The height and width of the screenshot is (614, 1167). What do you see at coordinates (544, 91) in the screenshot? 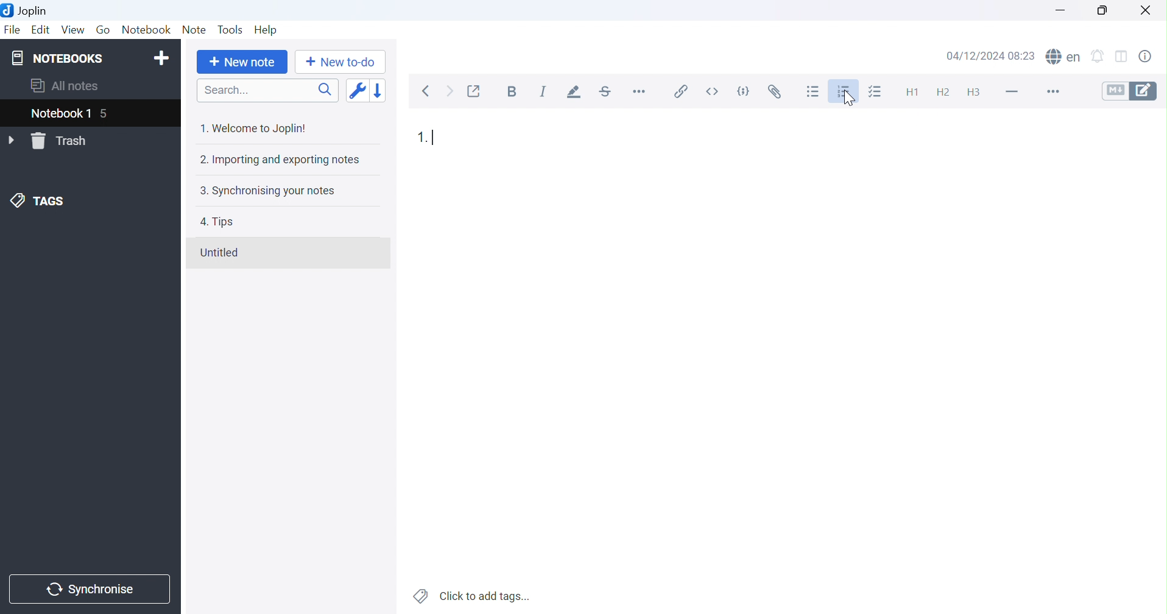
I see `Italic` at bounding box center [544, 91].